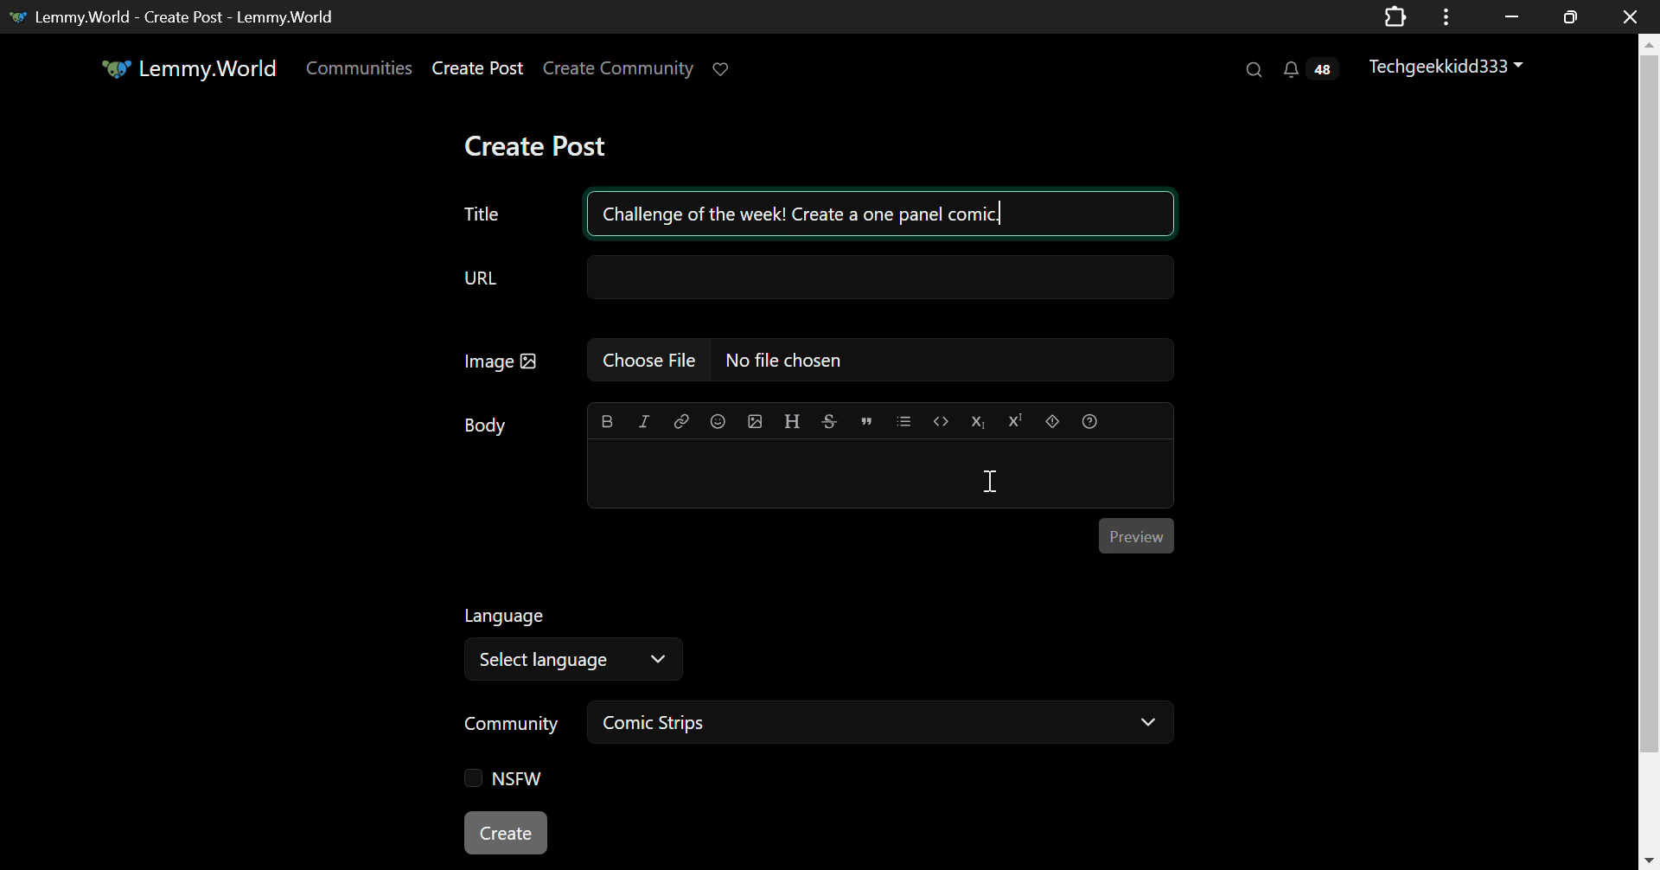 Image resolution: width=1660 pixels, height=870 pixels. What do you see at coordinates (906, 420) in the screenshot?
I see `list` at bounding box center [906, 420].